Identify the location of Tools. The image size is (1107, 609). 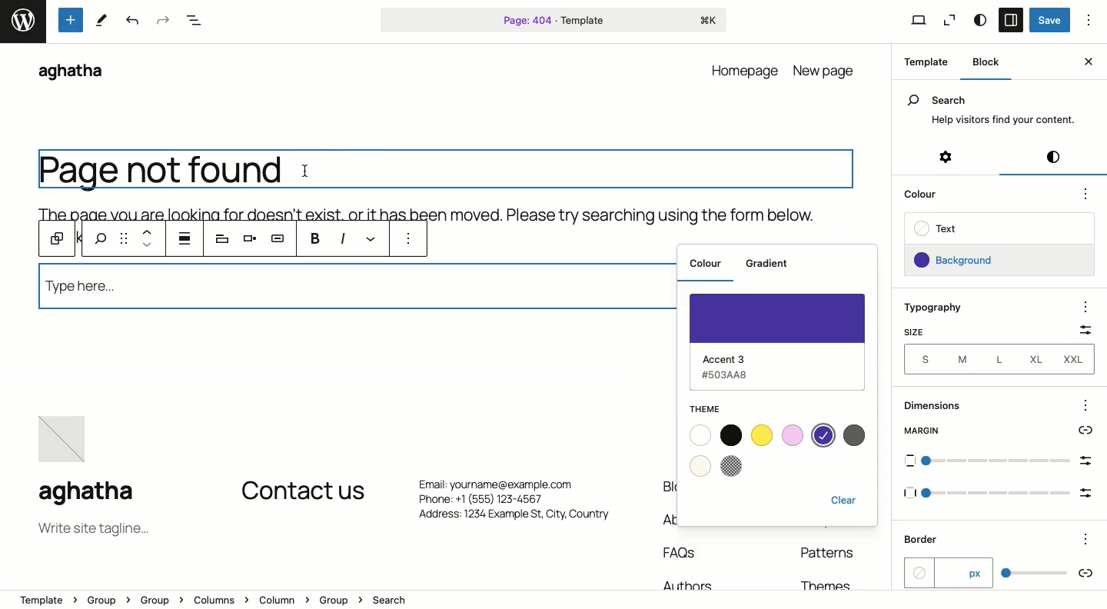
(71, 19).